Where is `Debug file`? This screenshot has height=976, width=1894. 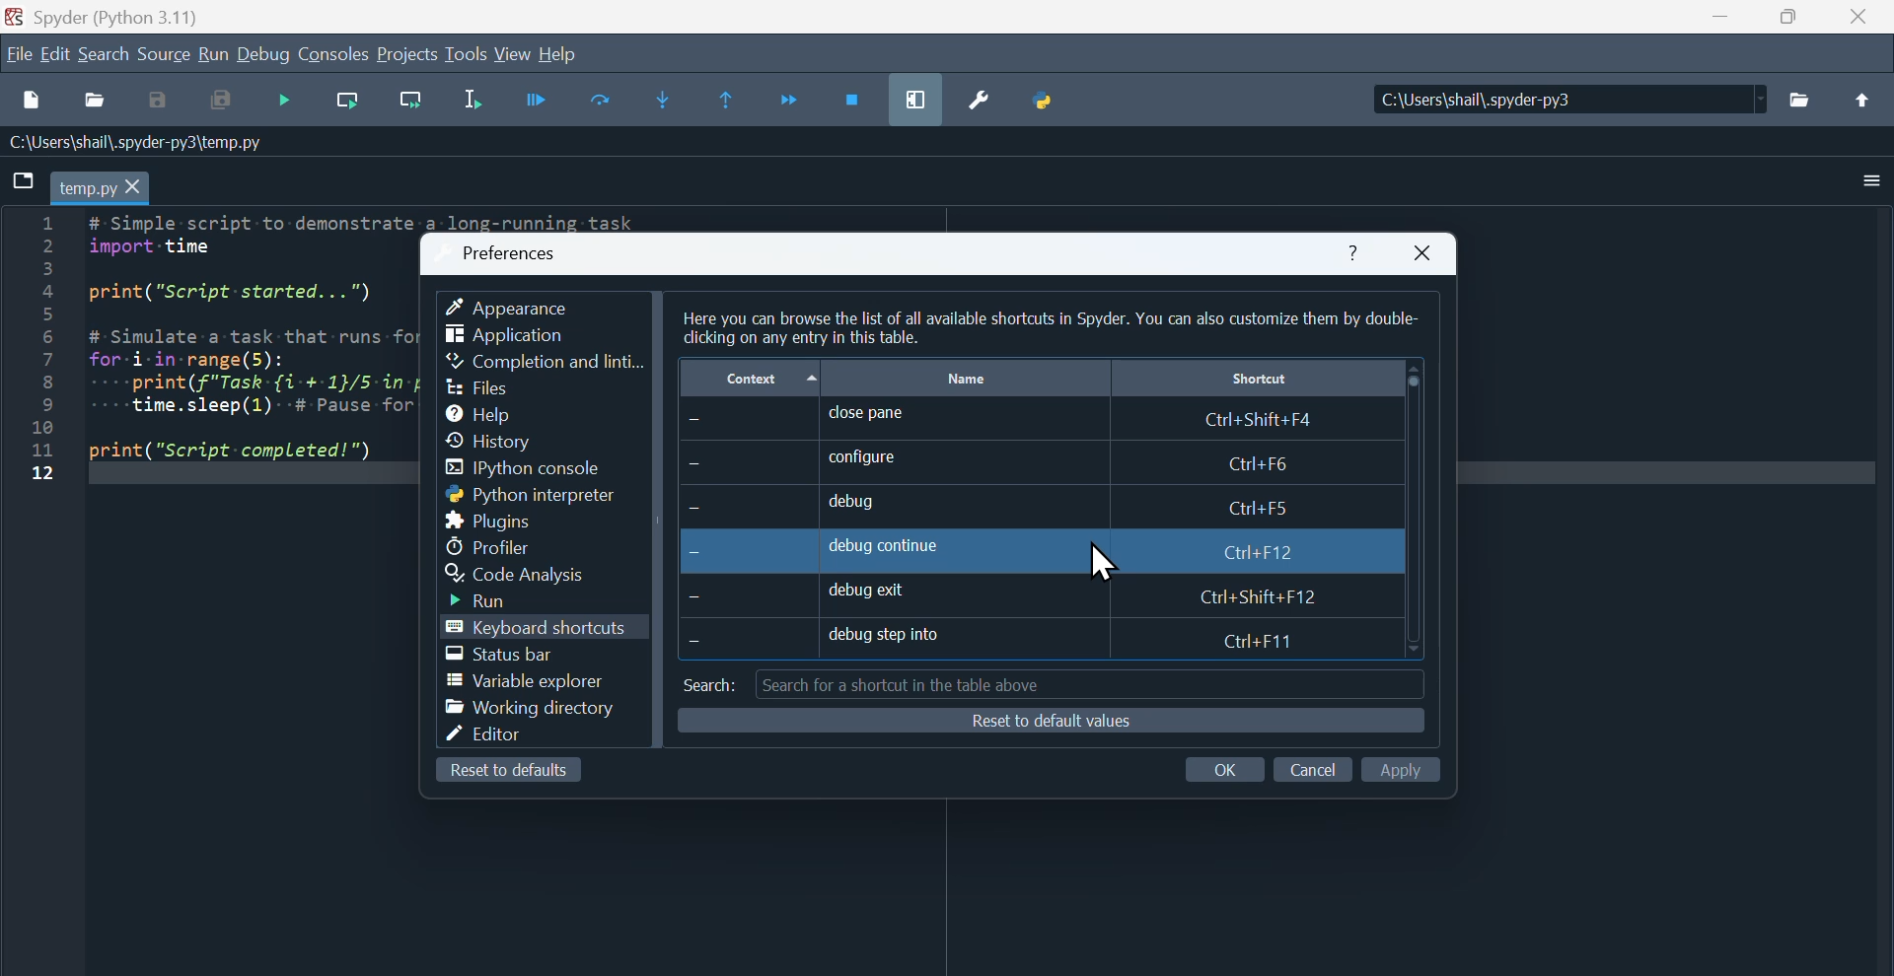 Debug file is located at coordinates (286, 105).